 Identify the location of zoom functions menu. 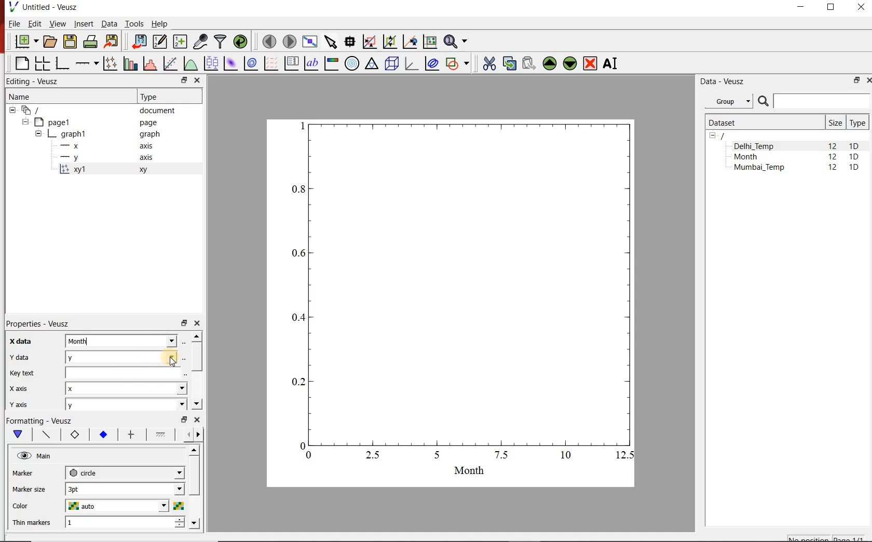
(457, 42).